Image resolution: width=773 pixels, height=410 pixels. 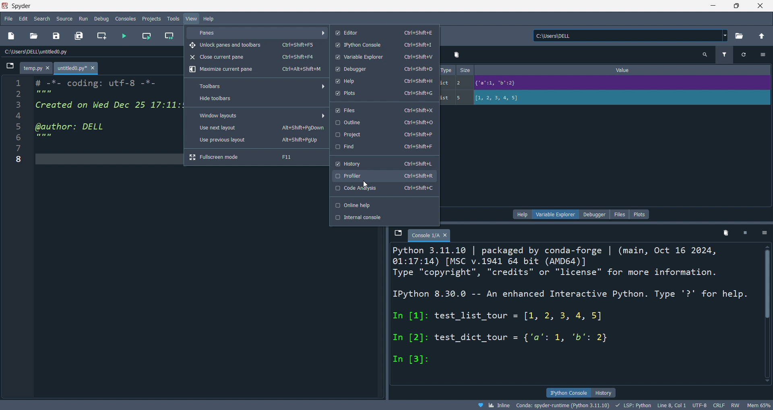 What do you see at coordinates (256, 100) in the screenshot?
I see `hide toolbars` at bounding box center [256, 100].